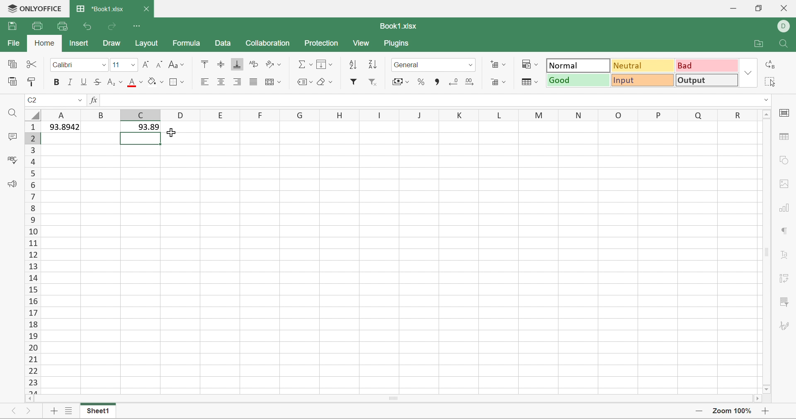 The height and width of the screenshot is (419, 796). I want to click on Row Numbers, so click(33, 257).